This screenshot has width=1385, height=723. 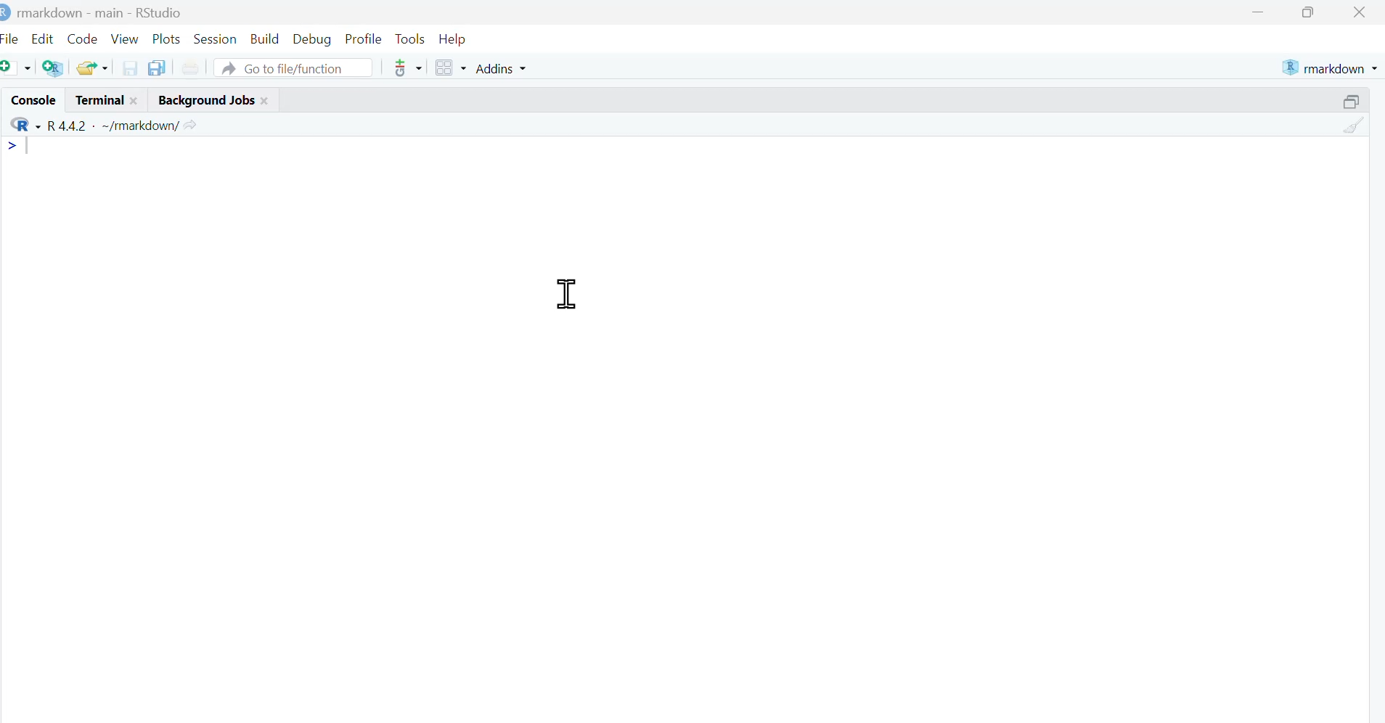 What do you see at coordinates (1332, 66) in the screenshot?
I see `markdown` at bounding box center [1332, 66].